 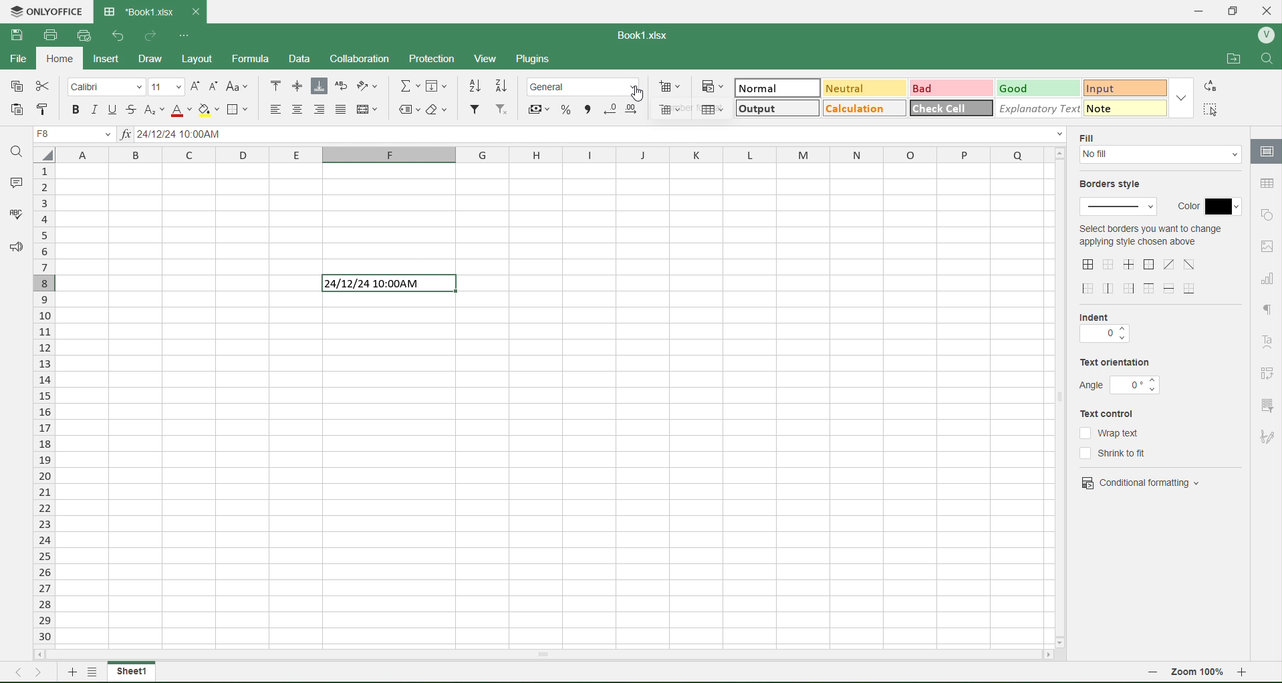 I want to click on Fill Option, so click(x=77, y=136).